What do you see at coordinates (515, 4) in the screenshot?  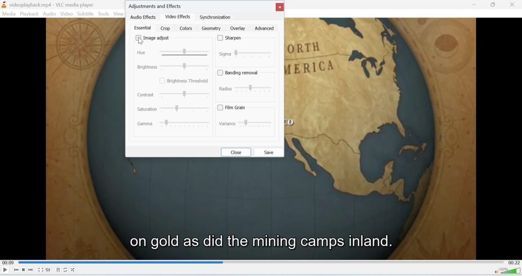 I see `Close` at bounding box center [515, 4].